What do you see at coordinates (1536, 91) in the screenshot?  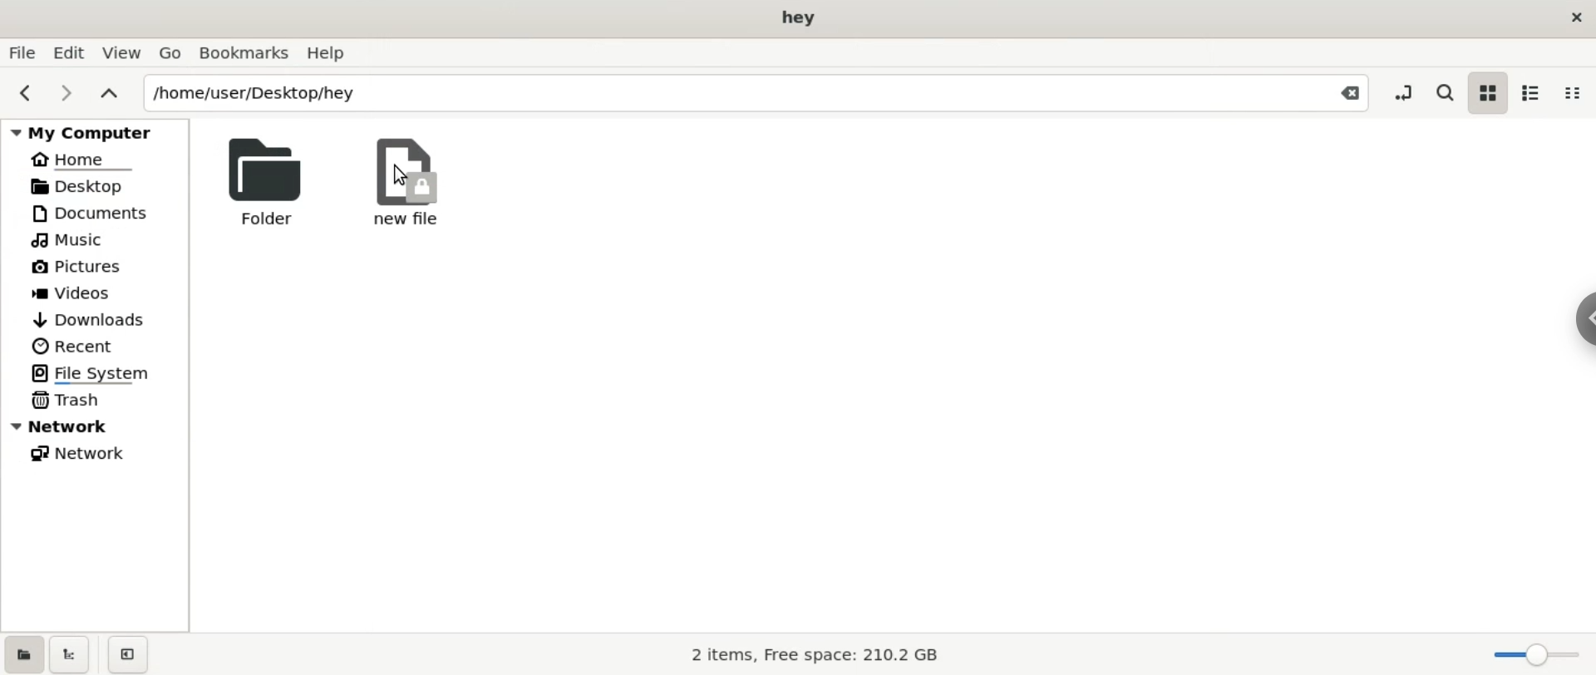 I see `lis view` at bounding box center [1536, 91].